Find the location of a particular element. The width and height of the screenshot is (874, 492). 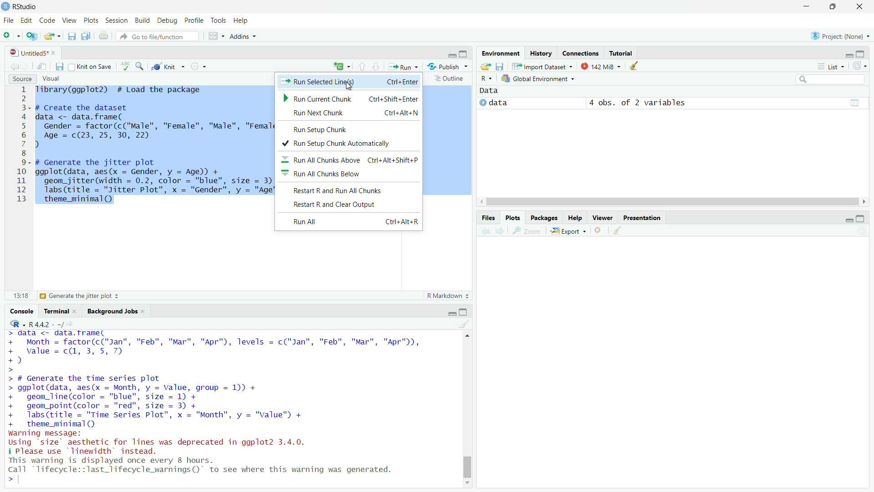

go to file/function is located at coordinates (154, 36).